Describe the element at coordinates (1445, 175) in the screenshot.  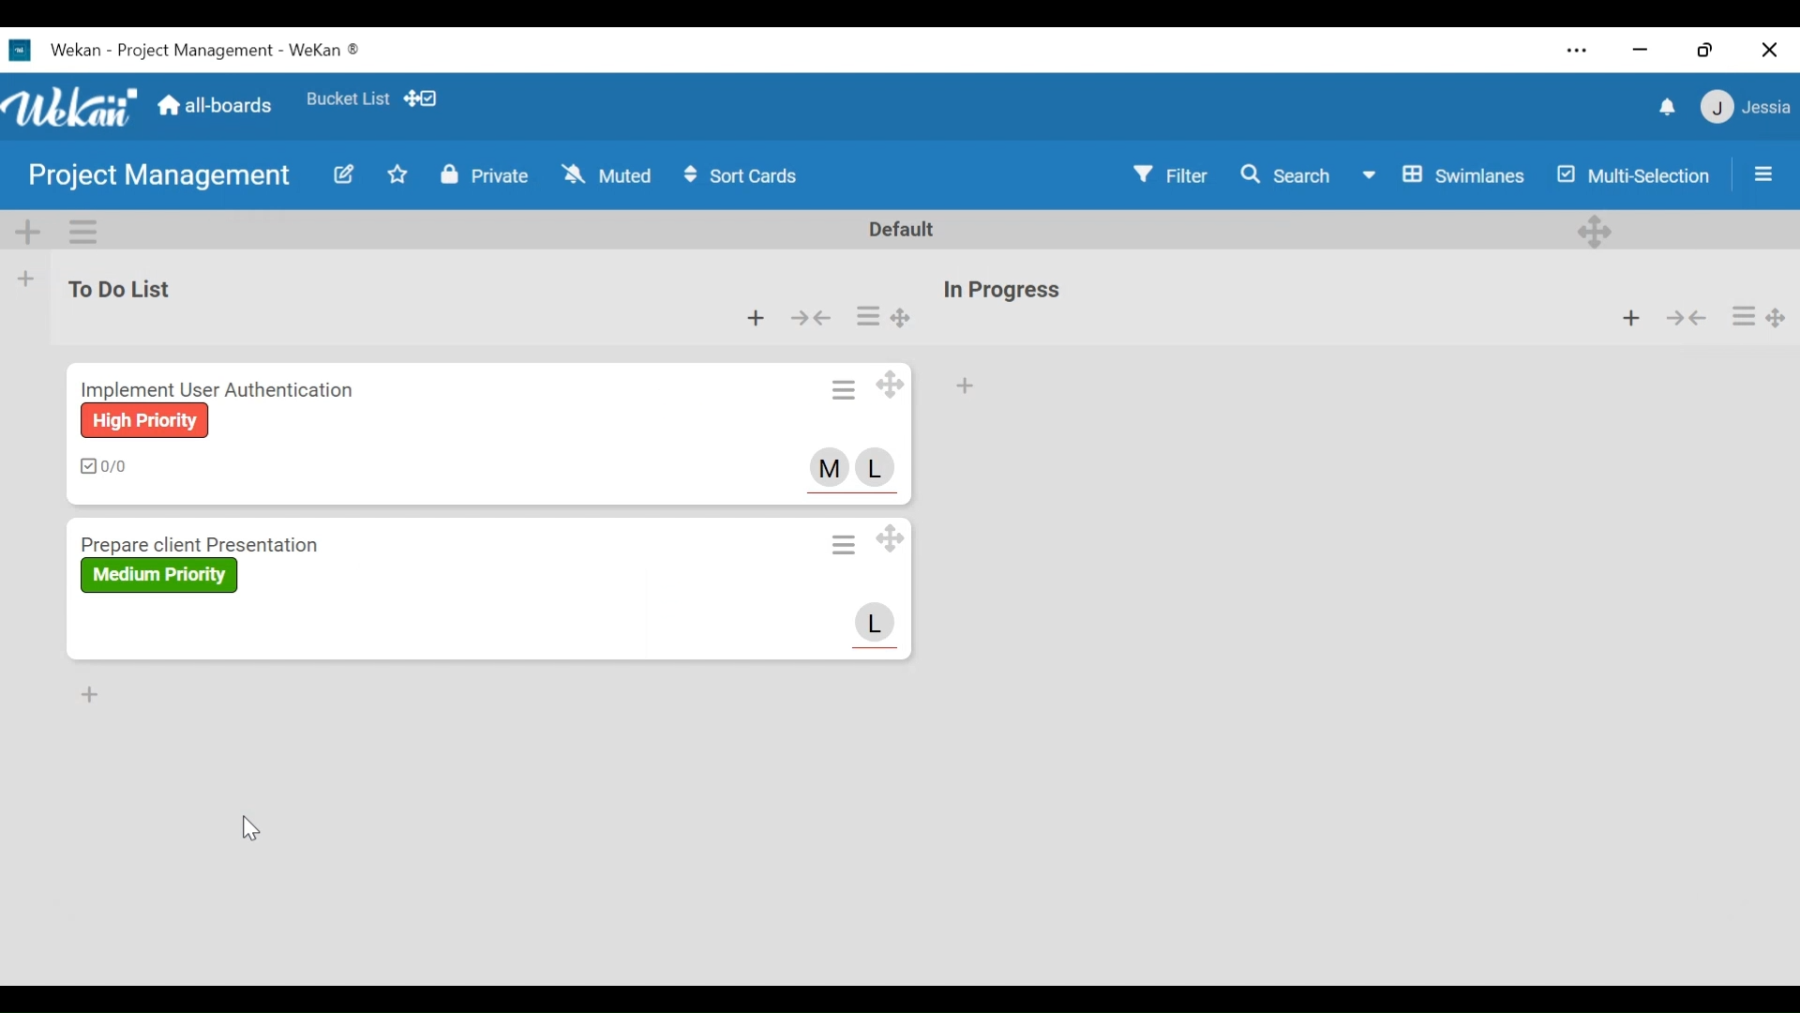
I see `Swimlanes` at that location.